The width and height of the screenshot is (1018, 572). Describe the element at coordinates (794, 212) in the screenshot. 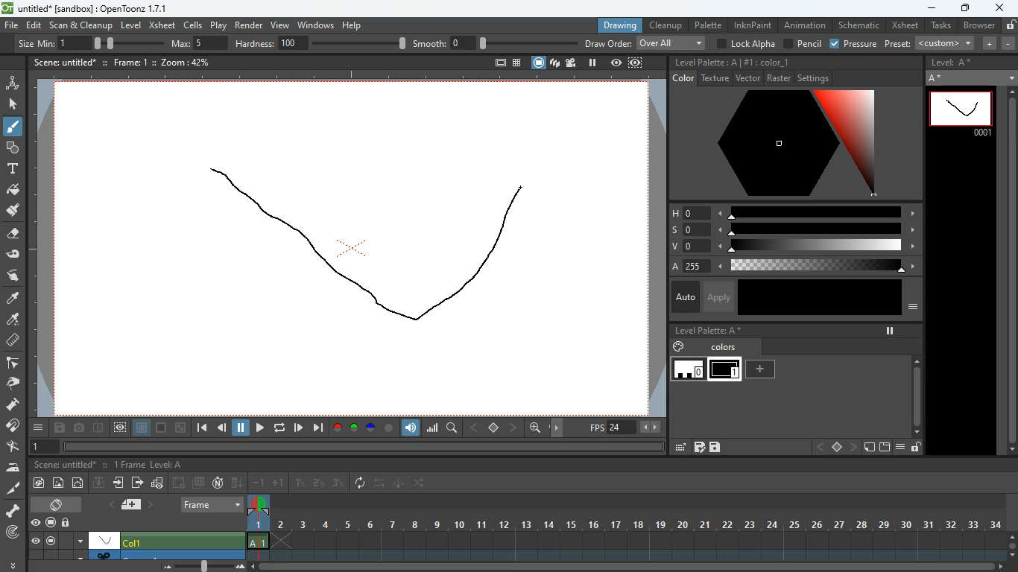

I see `h` at that location.